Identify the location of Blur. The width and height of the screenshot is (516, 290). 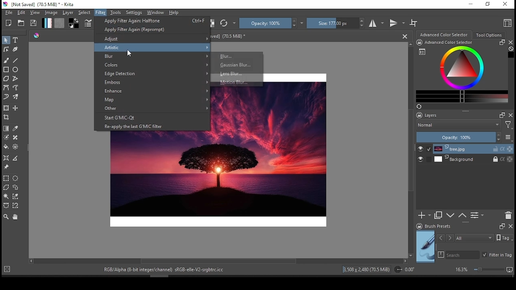
(237, 56).